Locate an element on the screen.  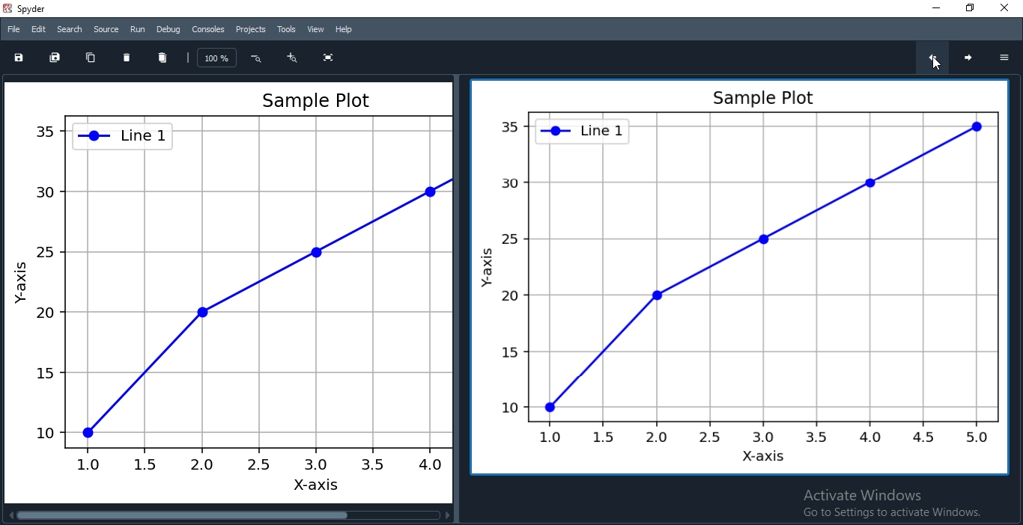
delete is located at coordinates (127, 57).